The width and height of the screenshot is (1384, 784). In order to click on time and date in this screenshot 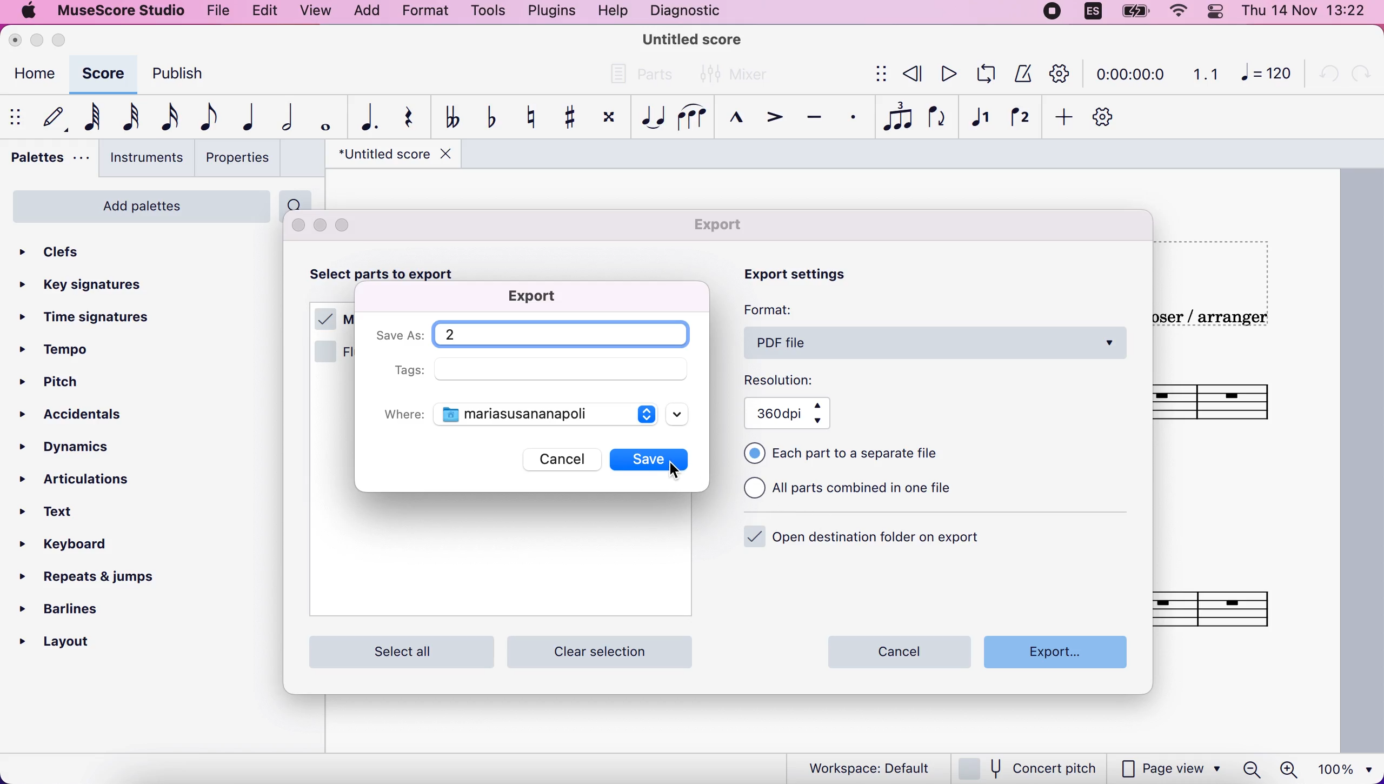, I will do `click(1308, 13)`.